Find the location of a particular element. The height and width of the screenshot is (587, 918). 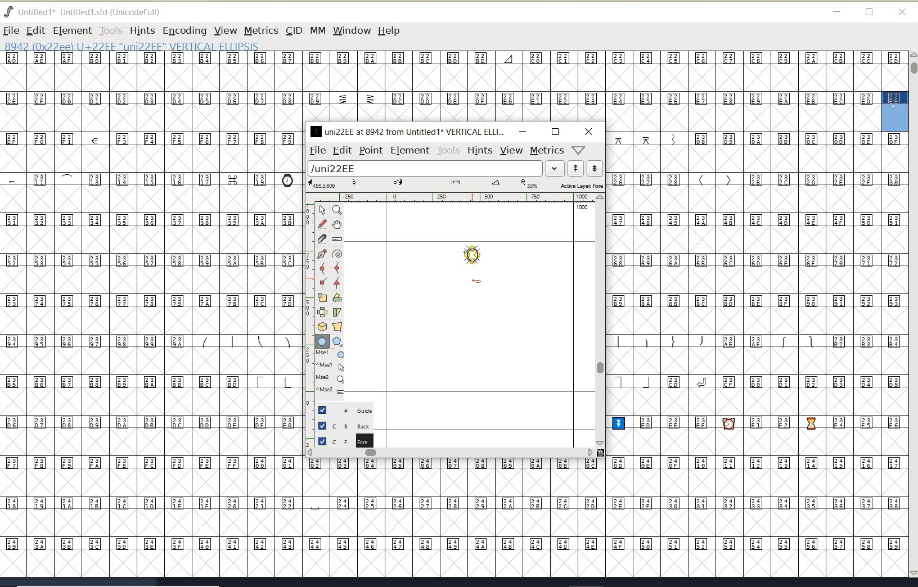

METRICS is located at coordinates (261, 30).